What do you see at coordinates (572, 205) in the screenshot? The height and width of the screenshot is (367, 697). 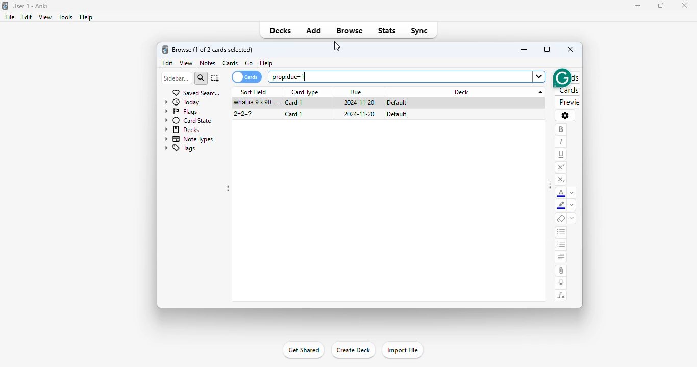 I see `change color` at bounding box center [572, 205].